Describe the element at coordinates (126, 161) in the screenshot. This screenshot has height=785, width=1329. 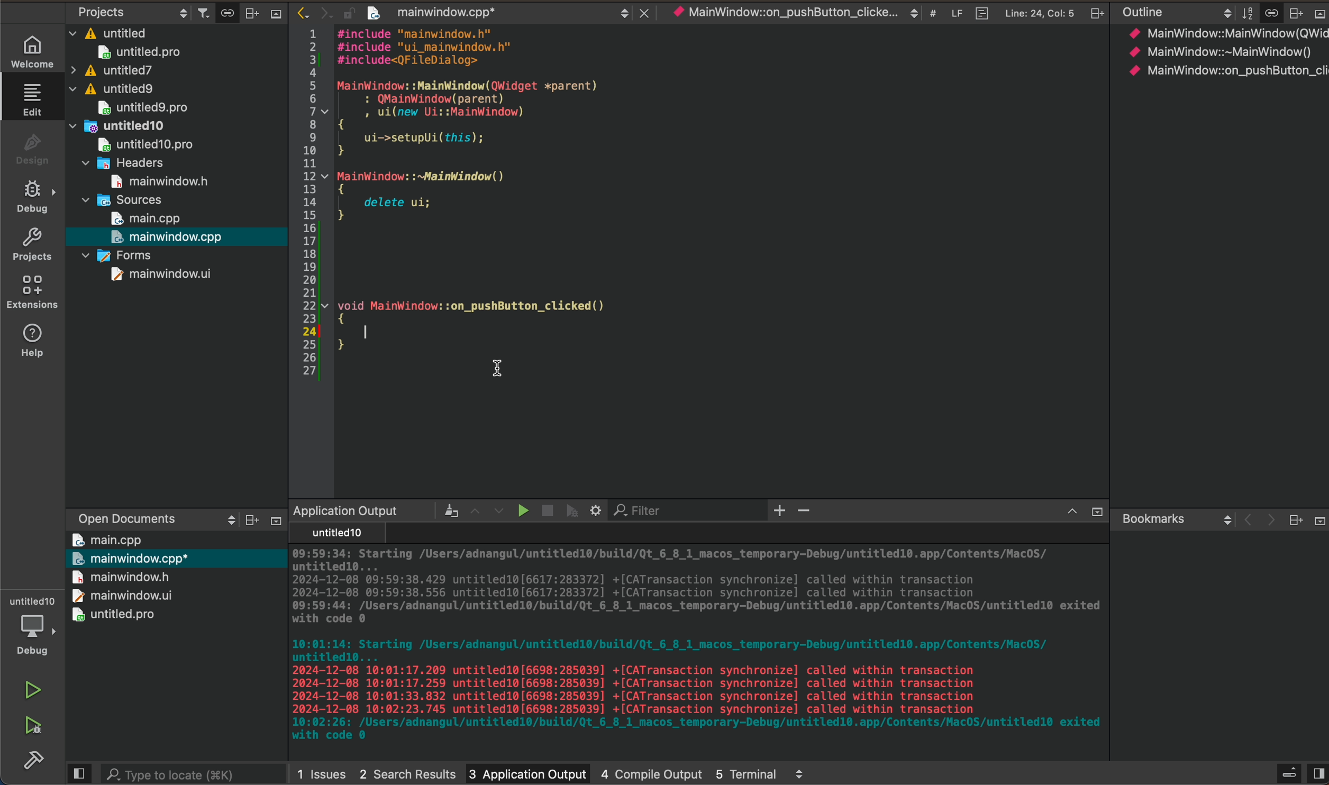
I see `Headers` at that location.